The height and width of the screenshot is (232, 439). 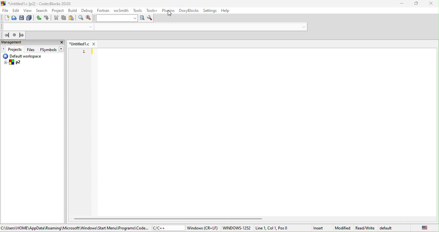 I want to click on fortran, so click(x=103, y=11).